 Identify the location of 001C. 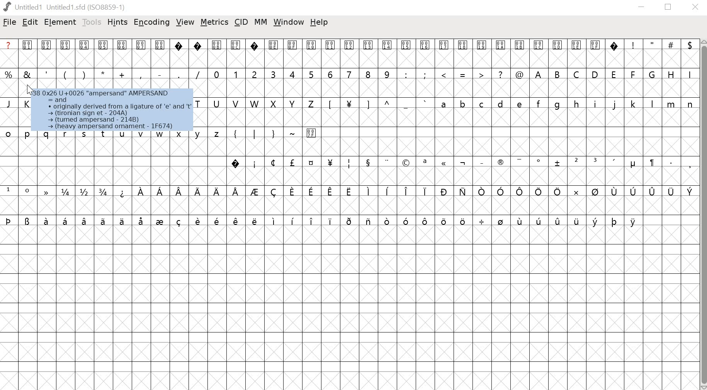
(539, 54).